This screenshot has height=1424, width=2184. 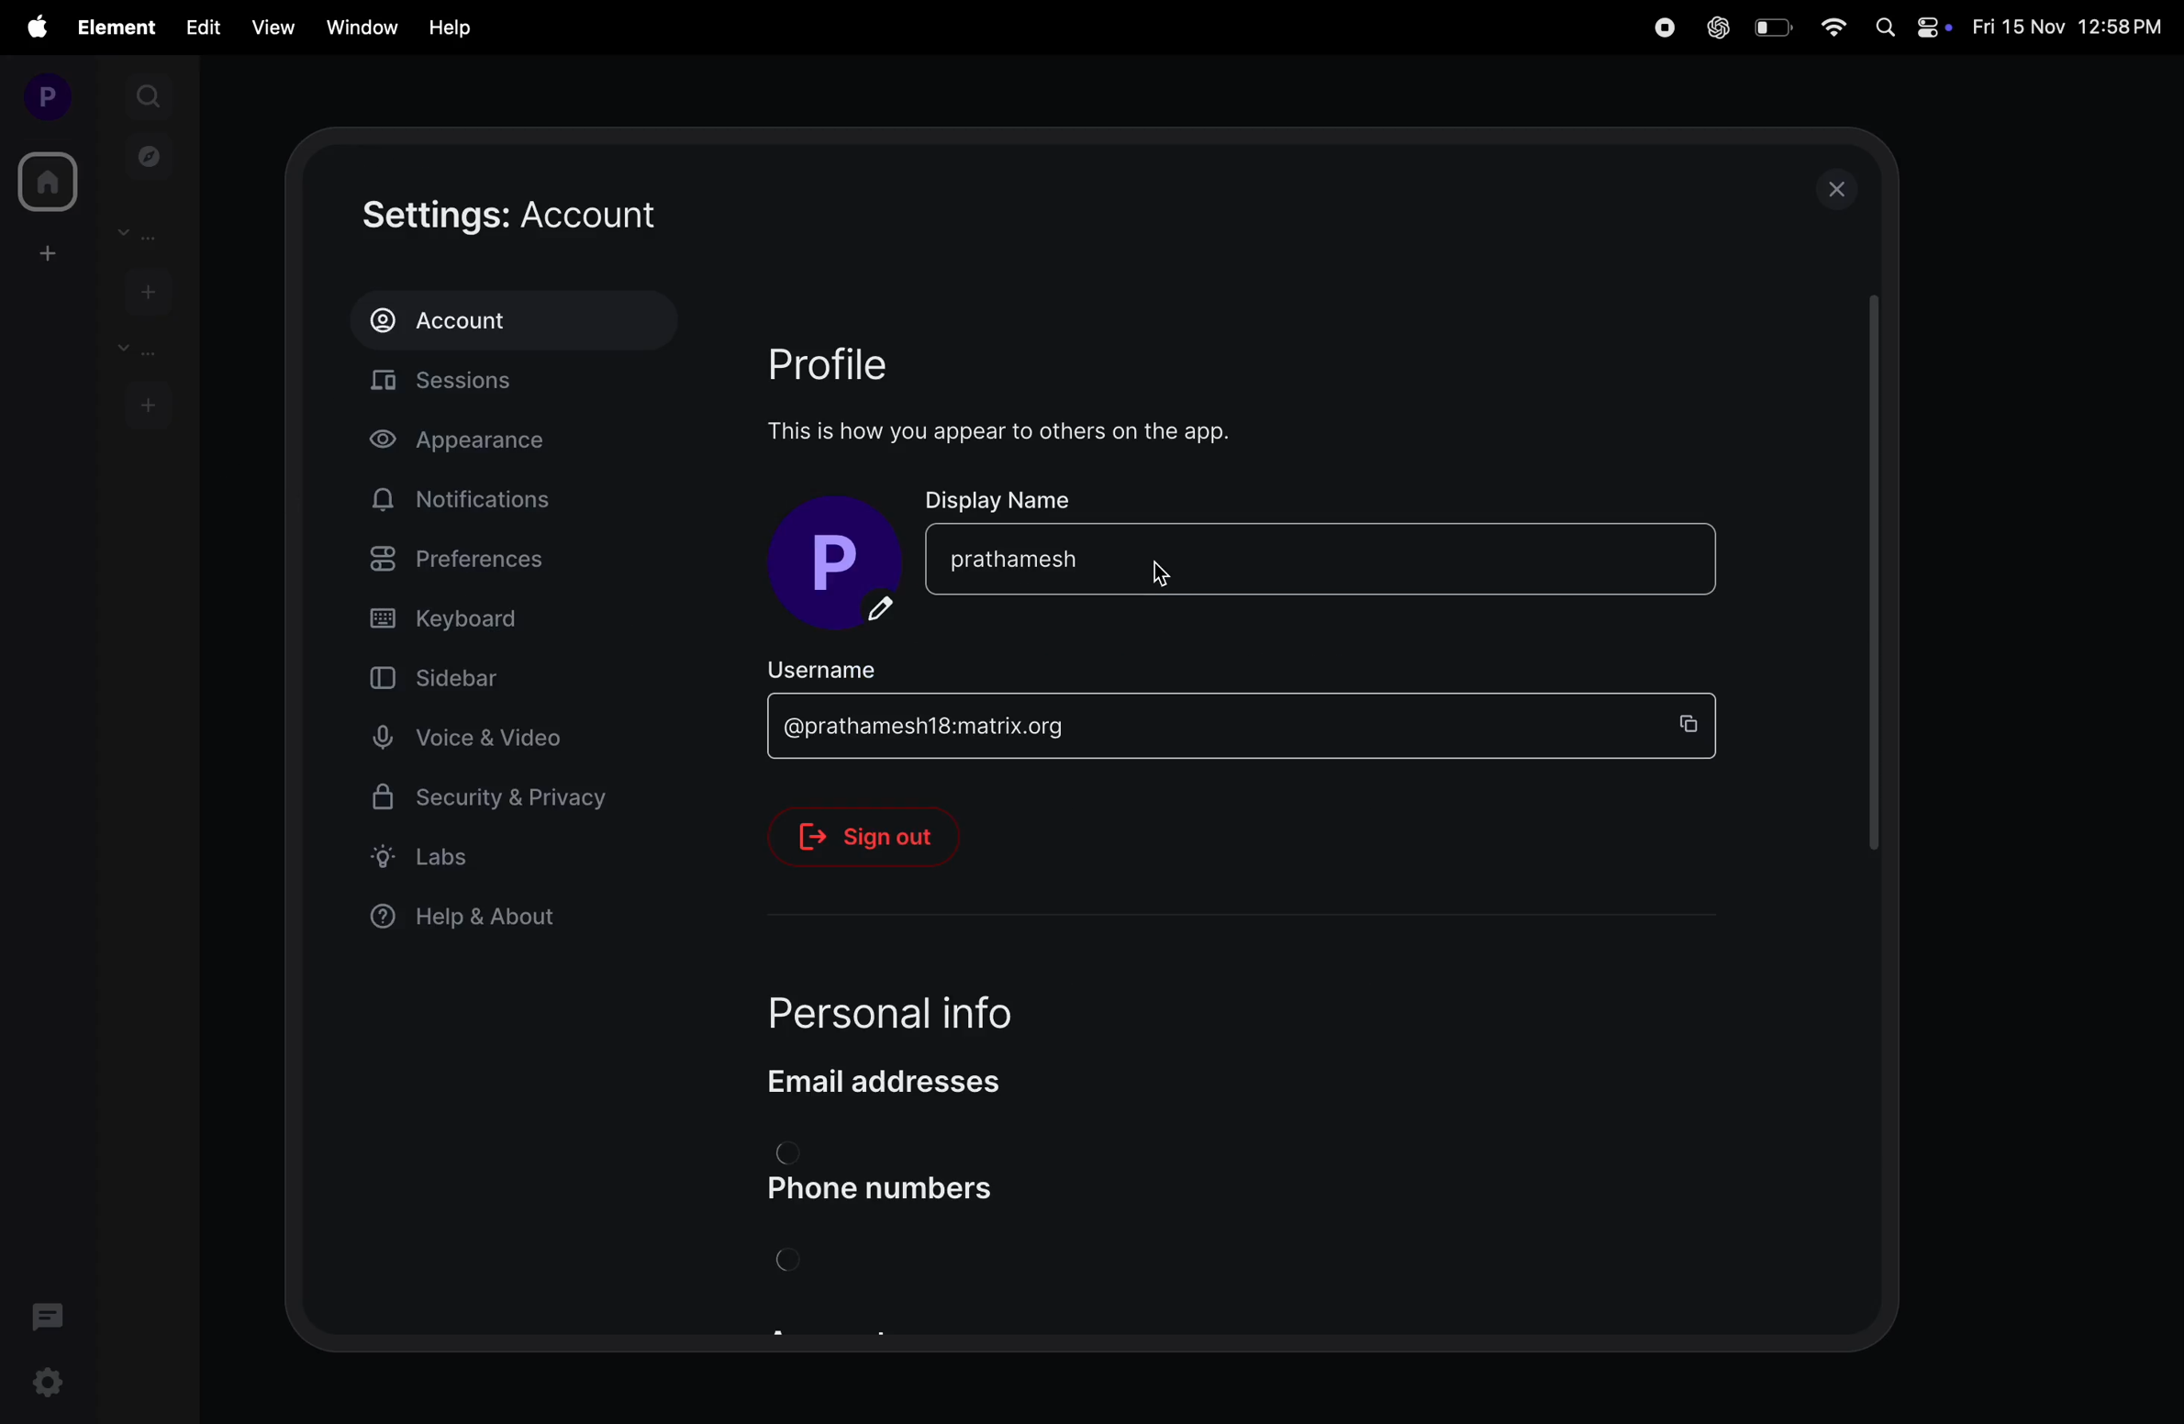 What do you see at coordinates (35, 27) in the screenshot?
I see `apple menu` at bounding box center [35, 27].